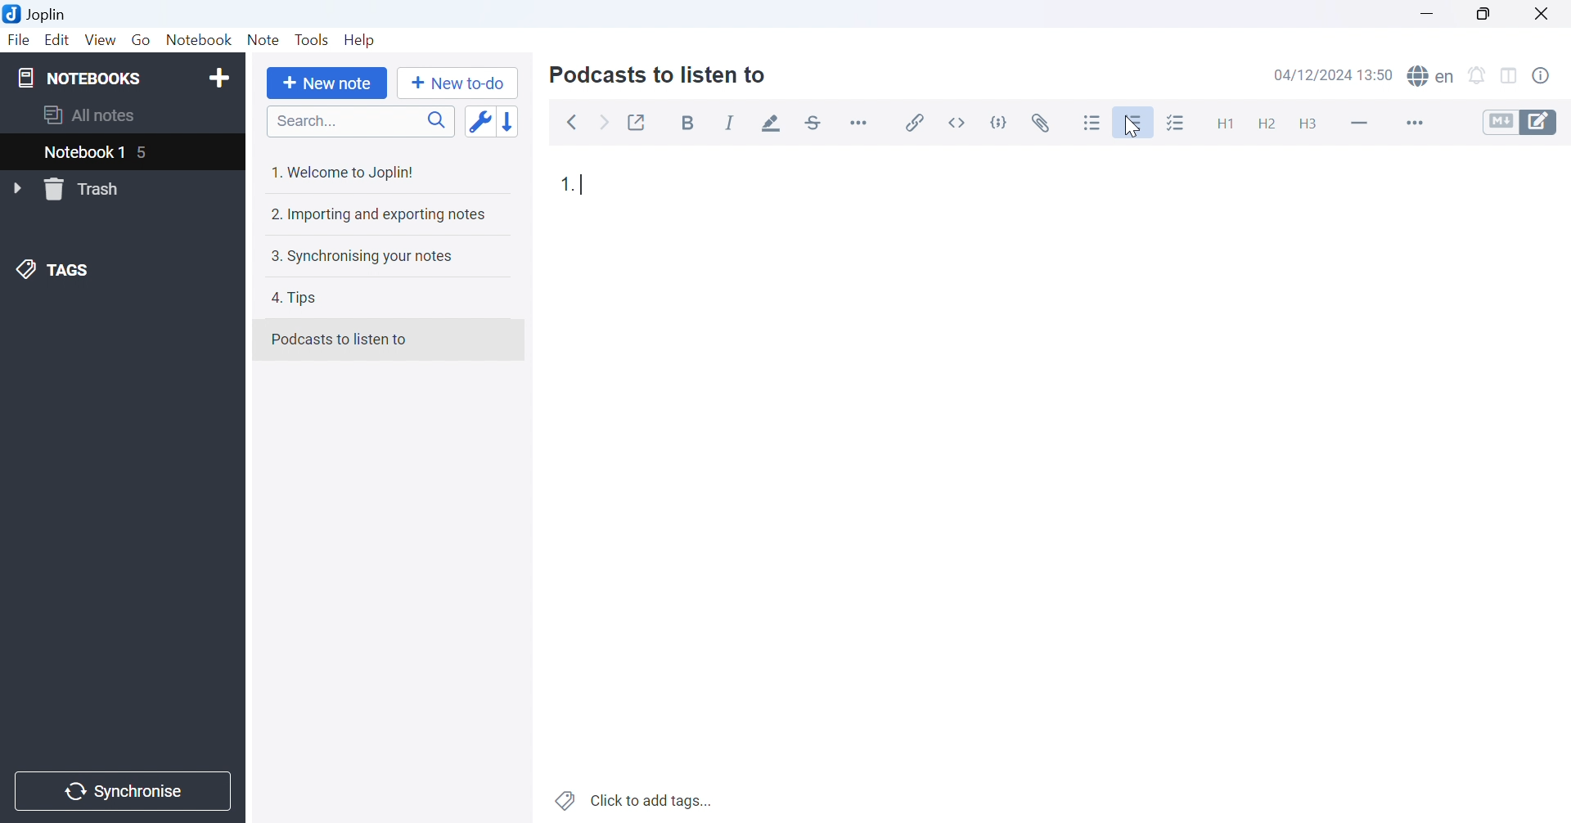 This screenshot has width=1571, height=823. Describe the element at coordinates (916, 119) in the screenshot. I see `Insert / edit code` at that location.